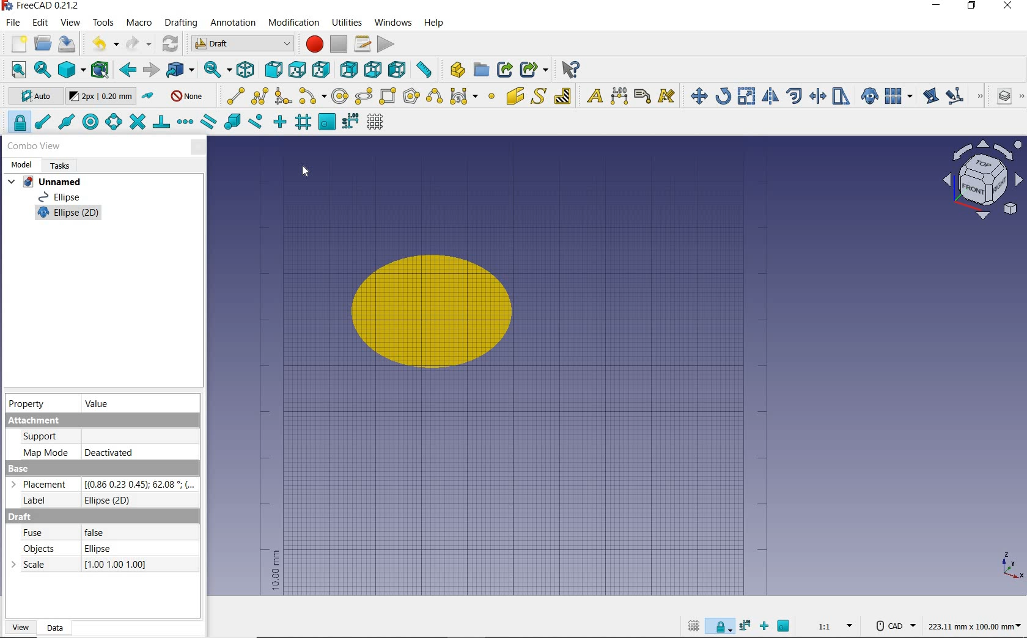 This screenshot has height=638, width=1027. Describe the element at coordinates (435, 24) in the screenshot. I see `help` at that location.